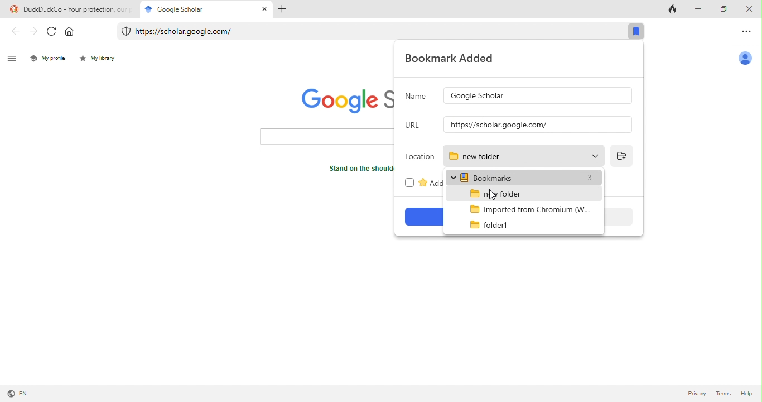 The height and width of the screenshot is (402, 762). I want to click on forward, so click(35, 32).